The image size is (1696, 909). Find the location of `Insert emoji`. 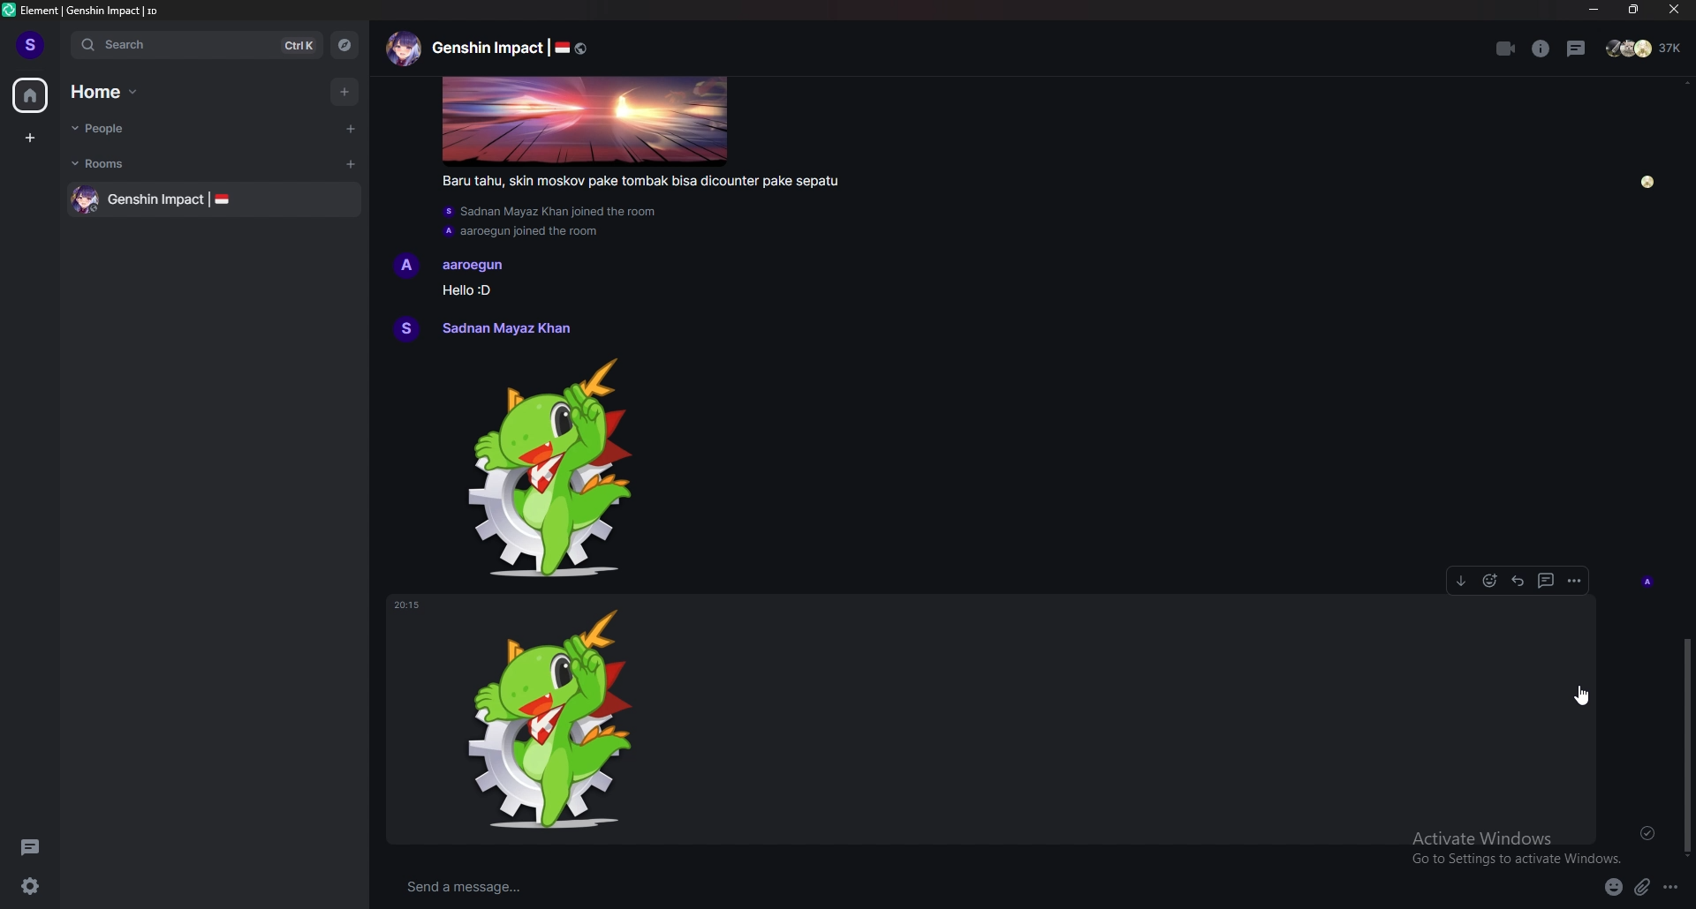

Insert emoji is located at coordinates (1614, 887).